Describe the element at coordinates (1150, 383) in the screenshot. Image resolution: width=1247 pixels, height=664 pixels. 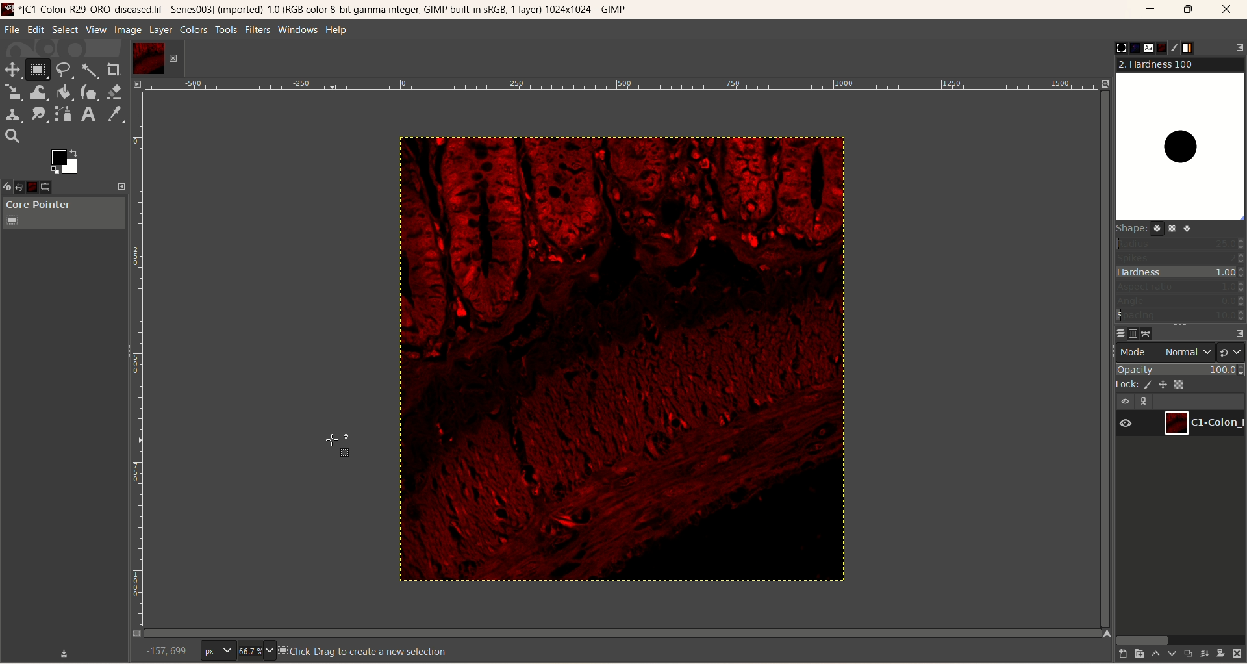
I see `lock pixel` at that location.